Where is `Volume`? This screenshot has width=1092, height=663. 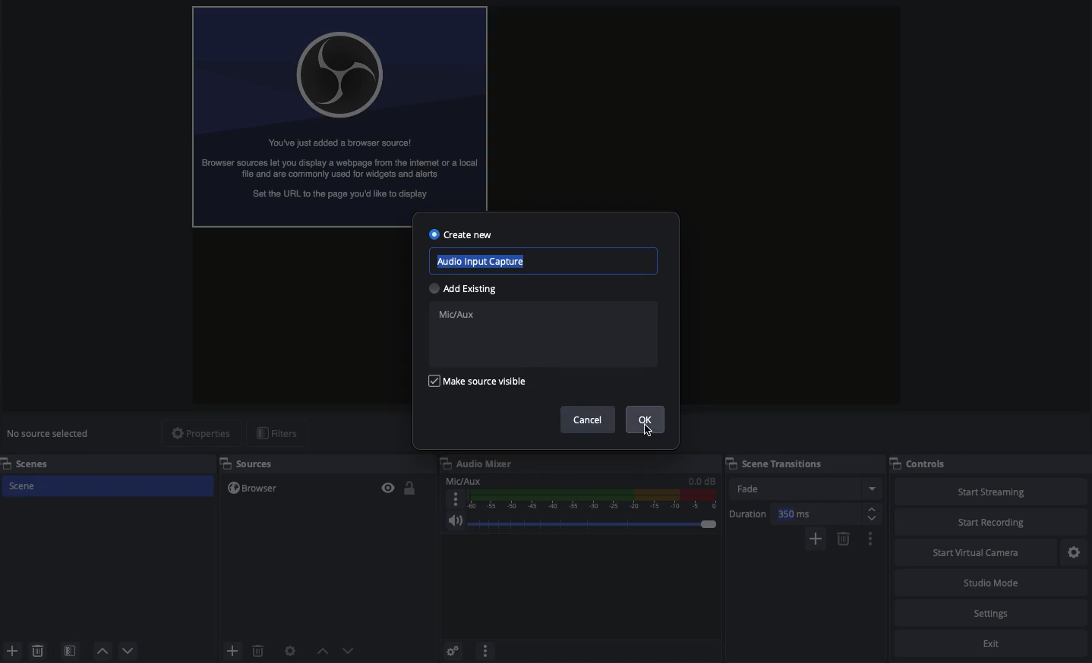 Volume is located at coordinates (579, 521).